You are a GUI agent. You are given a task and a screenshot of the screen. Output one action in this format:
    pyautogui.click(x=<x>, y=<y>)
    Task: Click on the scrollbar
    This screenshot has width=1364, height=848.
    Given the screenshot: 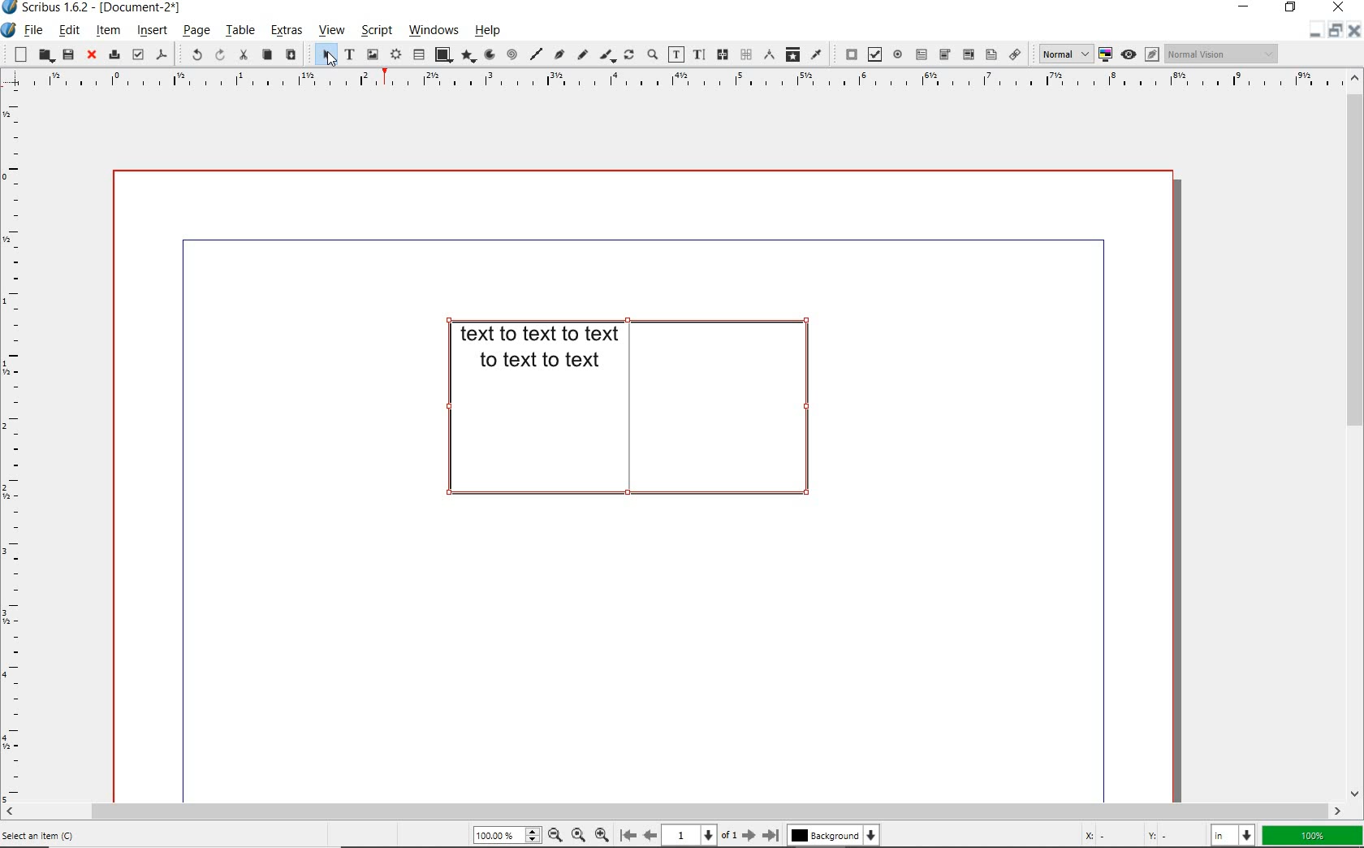 What is the action you would take?
    pyautogui.click(x=672, y=811)
    